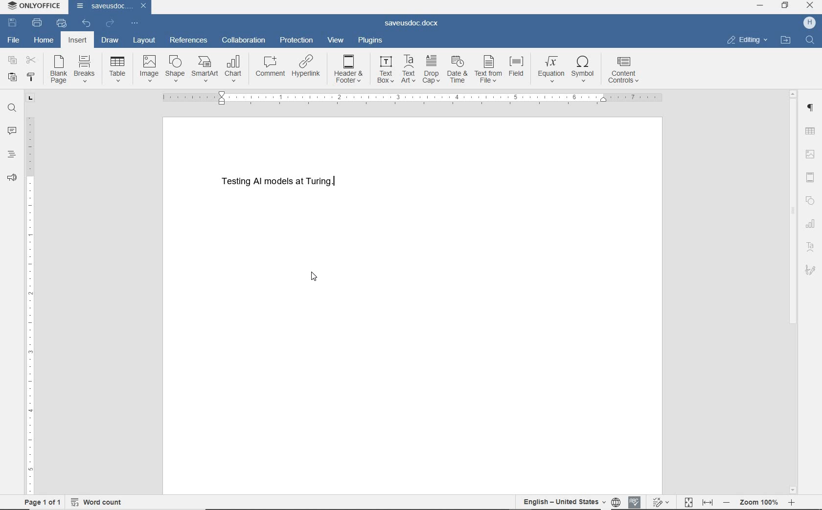 The width and height of the screenshot is (822, 510). What do you see at coordinates (760, 502) in the screenshot?
I see `- Zoom 100% +` at bounding box center [760, 502].